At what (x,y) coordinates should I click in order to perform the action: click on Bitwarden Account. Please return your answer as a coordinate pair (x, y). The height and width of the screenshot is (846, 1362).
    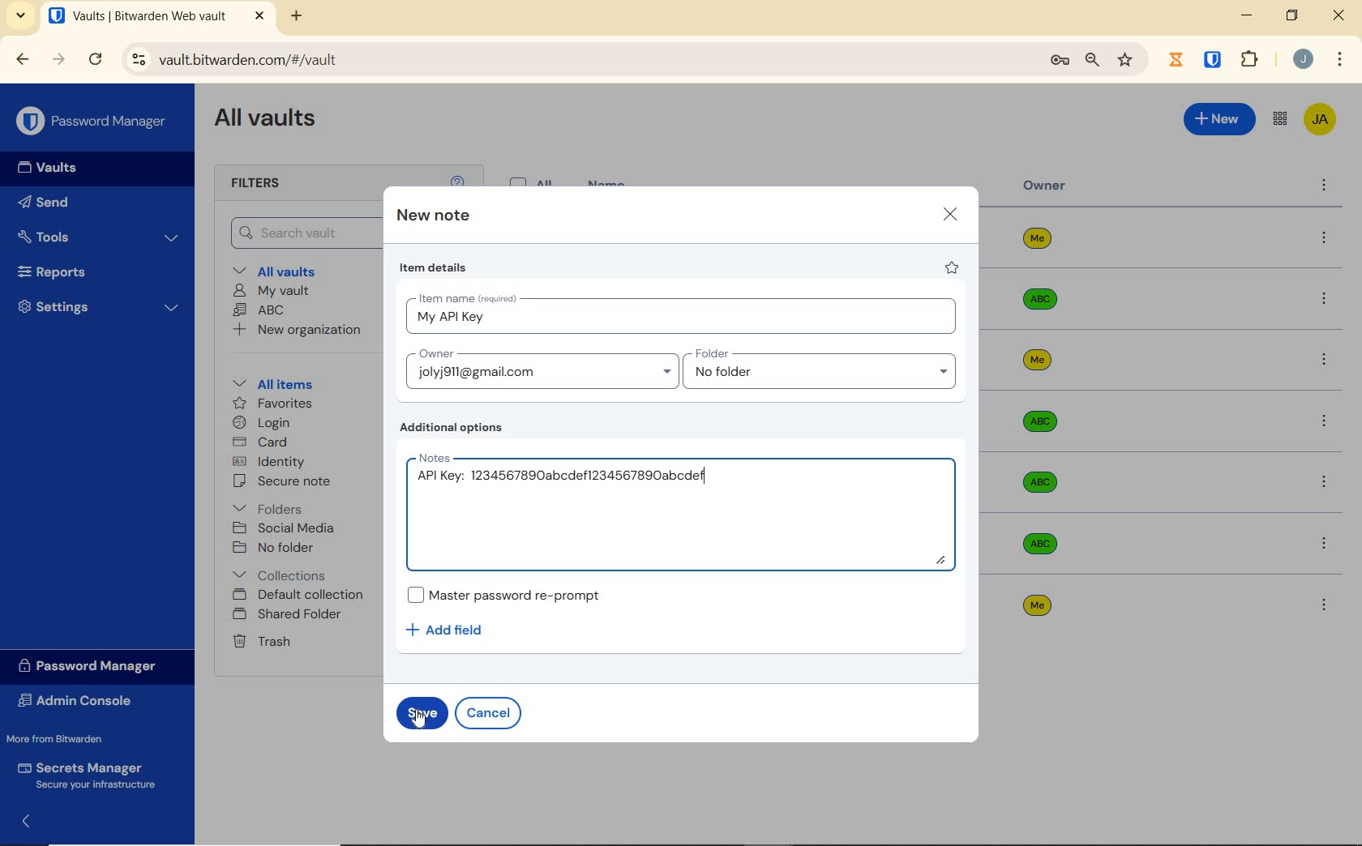
    Looking at the image, I should click on (1319, 118).